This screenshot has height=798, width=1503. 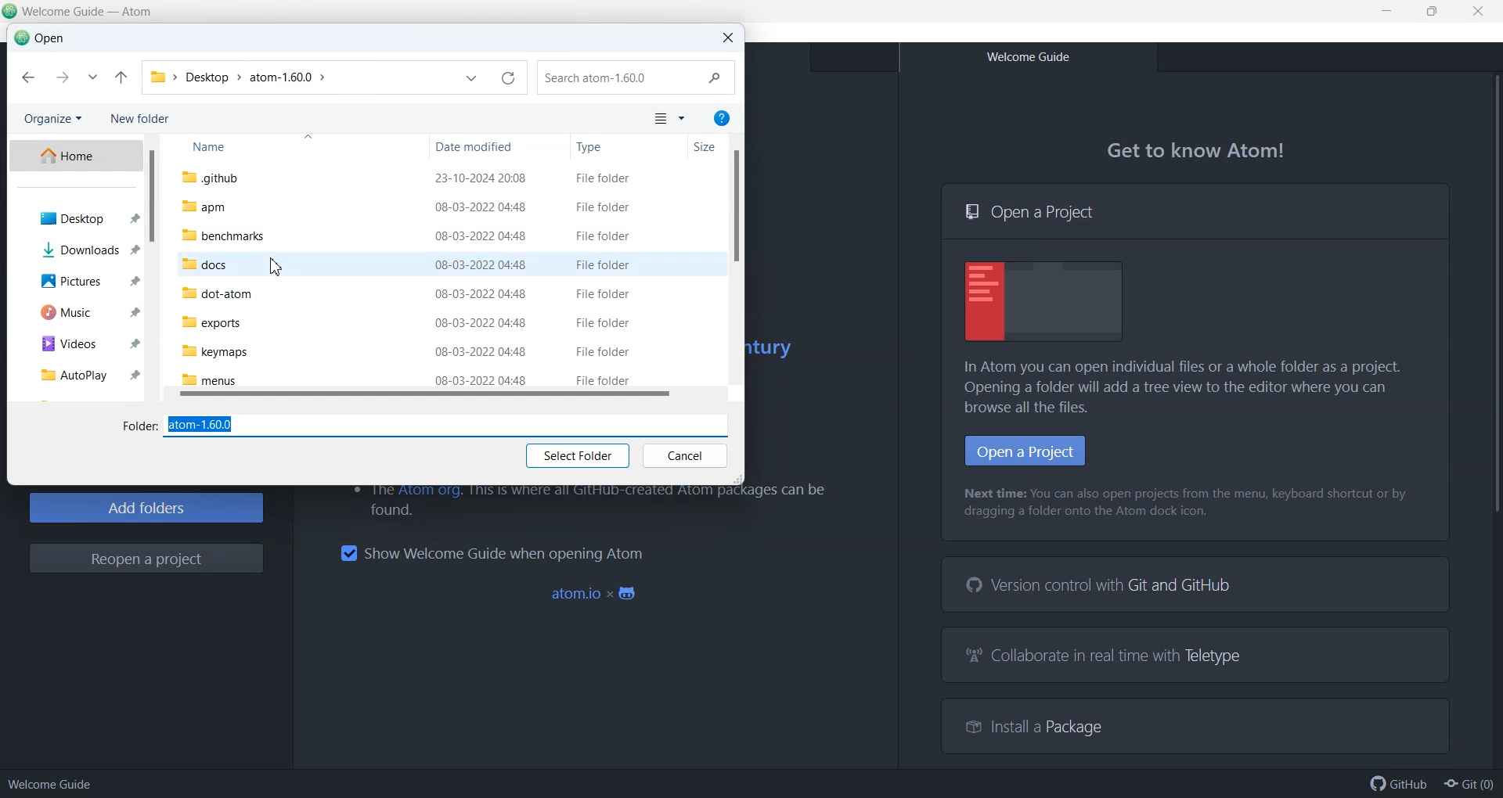 What do you see at coordinates (604, 236) in the screenshot?
I see `File Folder` at bounding box center [604, 236].